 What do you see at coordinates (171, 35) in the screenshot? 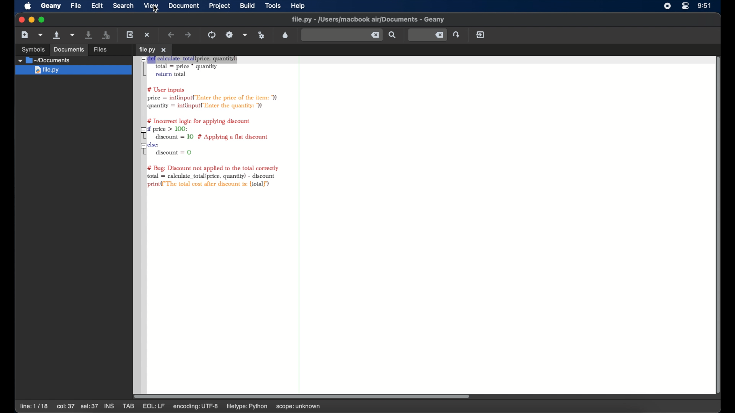
I see `navigate back a  location` at bounding box center [171, 35].